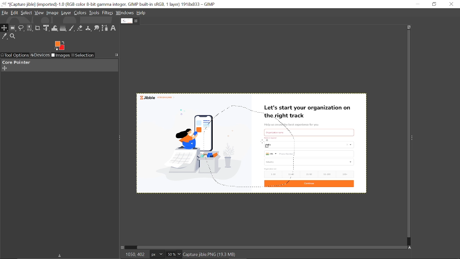 The image size is (460, 259). What do you see at coordinates (108, 13) in the screenshot?
I see `Filters` at bounding box center [108, 13].